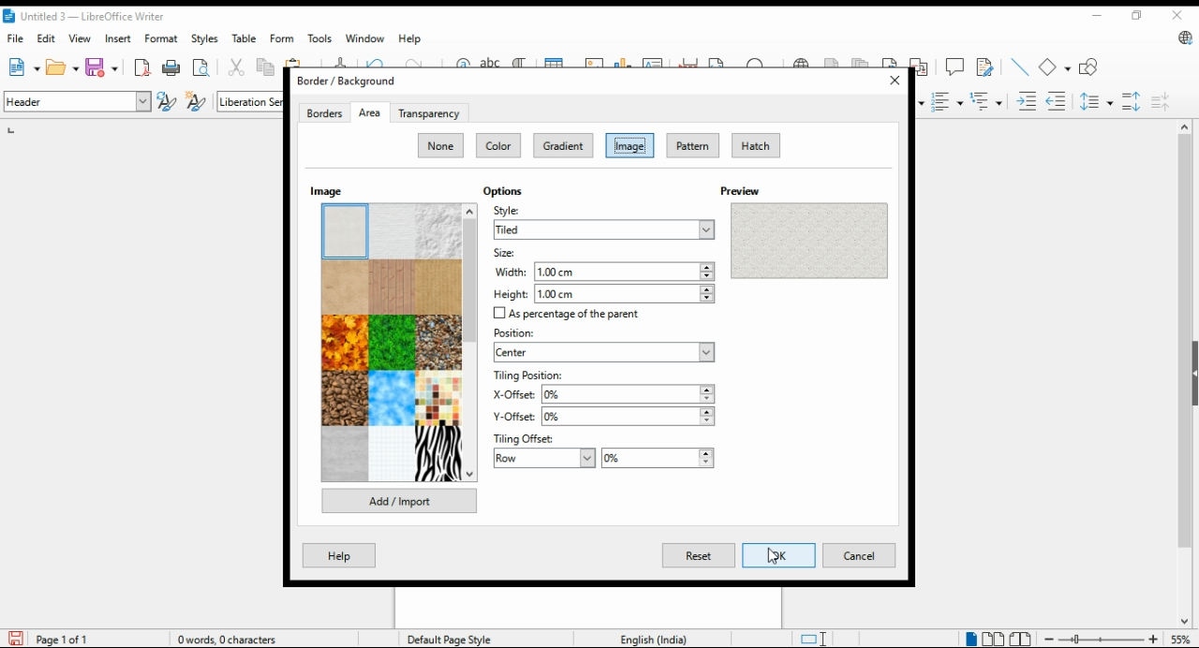  Describe the element at coordinates (605, 272) in the screenshot. I see `width` at that location.